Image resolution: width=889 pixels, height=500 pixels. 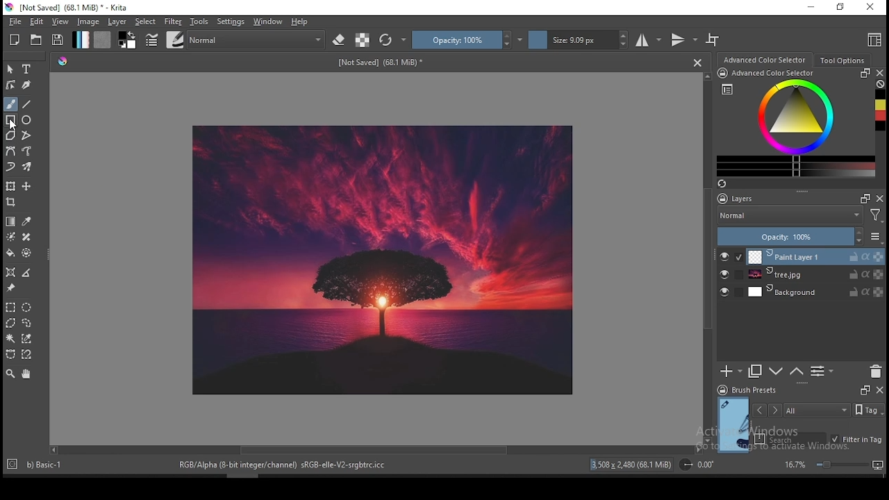 What do you see at coordinates (103, 40) in the screenshot?
I see `pattern fill` at bounding box center [103, 40].